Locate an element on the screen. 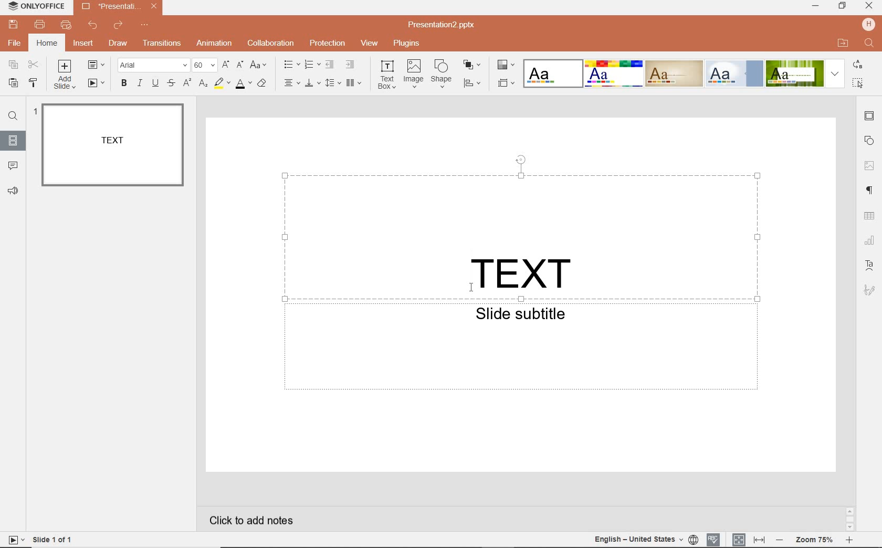 The width and height of the screenshot is (882, 548). TEXT FIELD is located at coordinates (522, 234).